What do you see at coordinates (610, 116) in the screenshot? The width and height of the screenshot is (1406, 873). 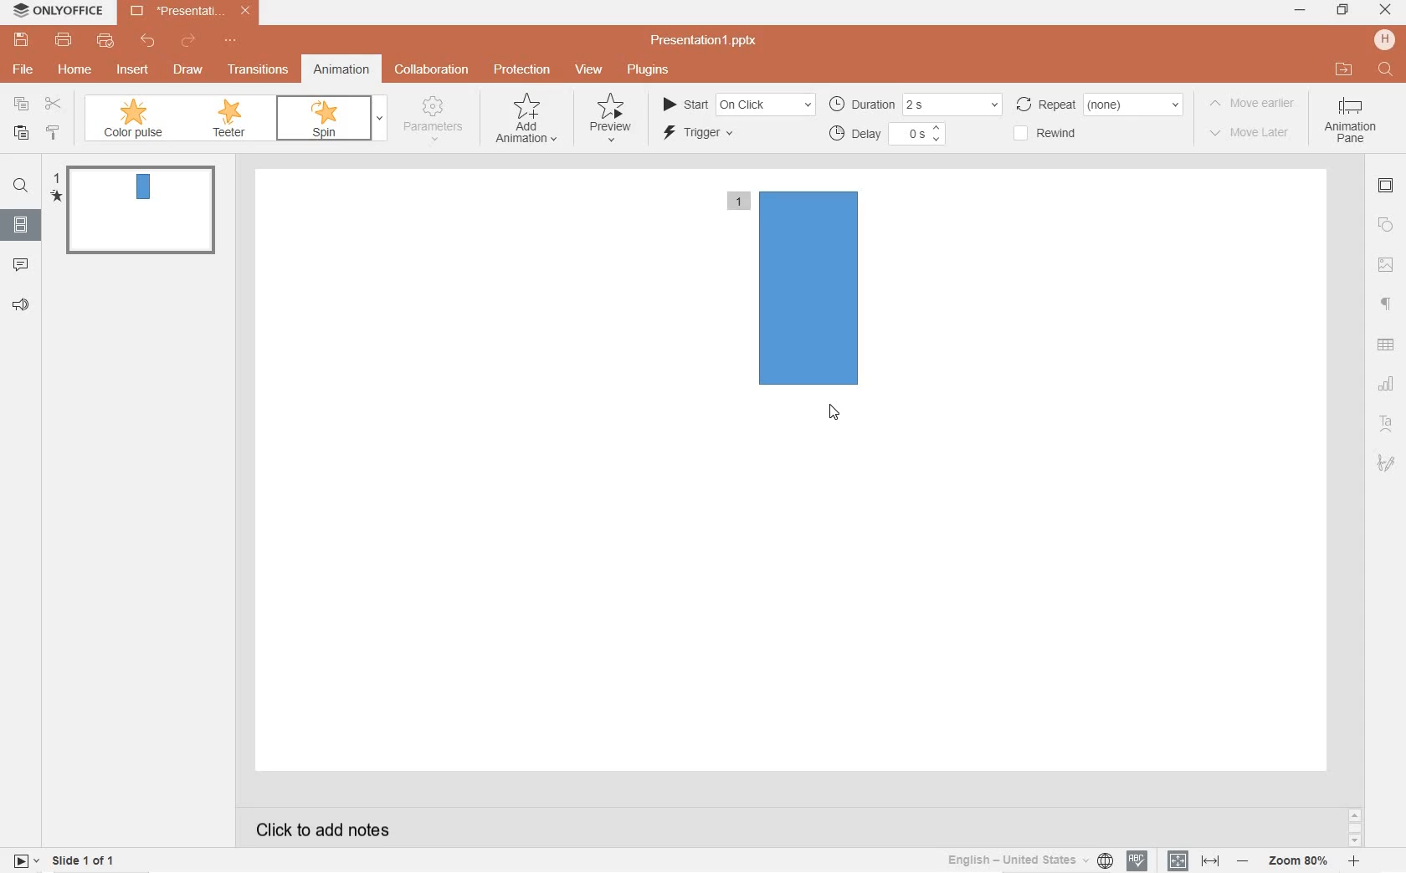 I see `preview` at bounding box center [610, 116].